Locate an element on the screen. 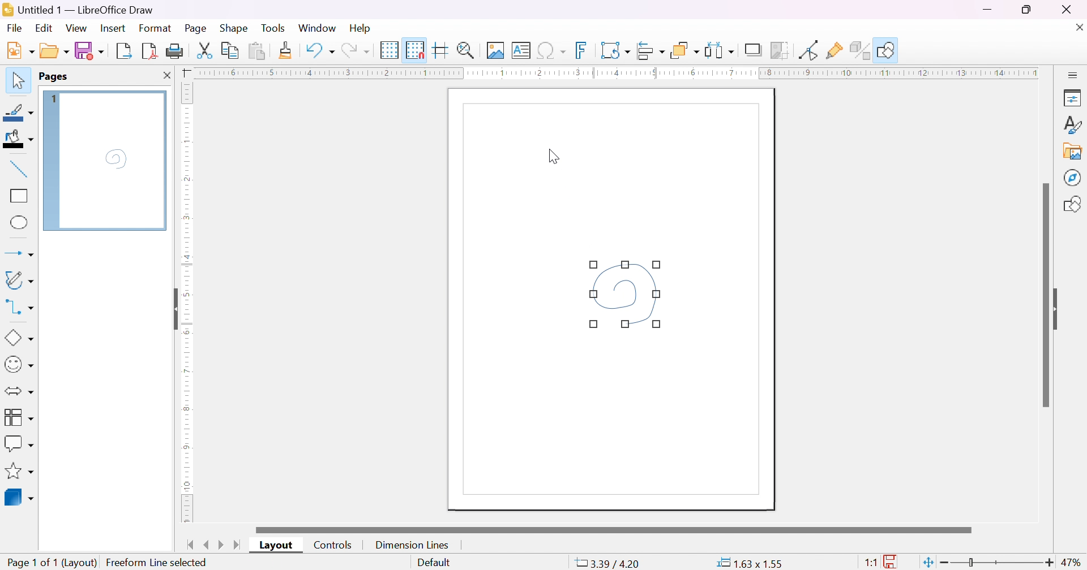 This screenshot has width=1087, height=570. stars & banners is located at coordinates (18, 470).